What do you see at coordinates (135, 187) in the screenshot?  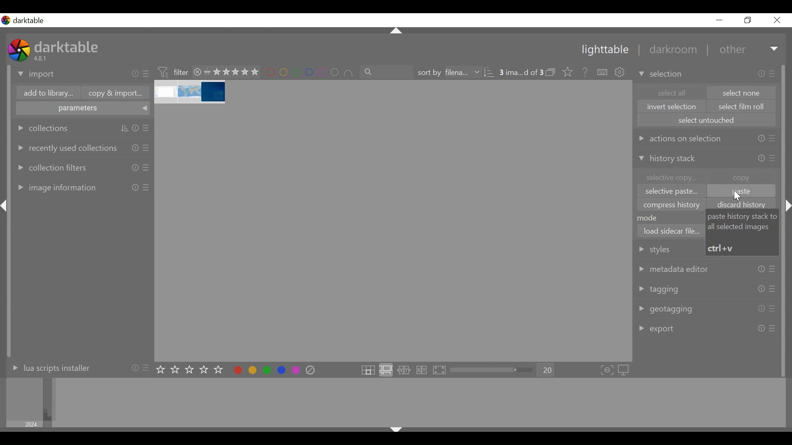 I see `info` at bounding box center [135, 187].